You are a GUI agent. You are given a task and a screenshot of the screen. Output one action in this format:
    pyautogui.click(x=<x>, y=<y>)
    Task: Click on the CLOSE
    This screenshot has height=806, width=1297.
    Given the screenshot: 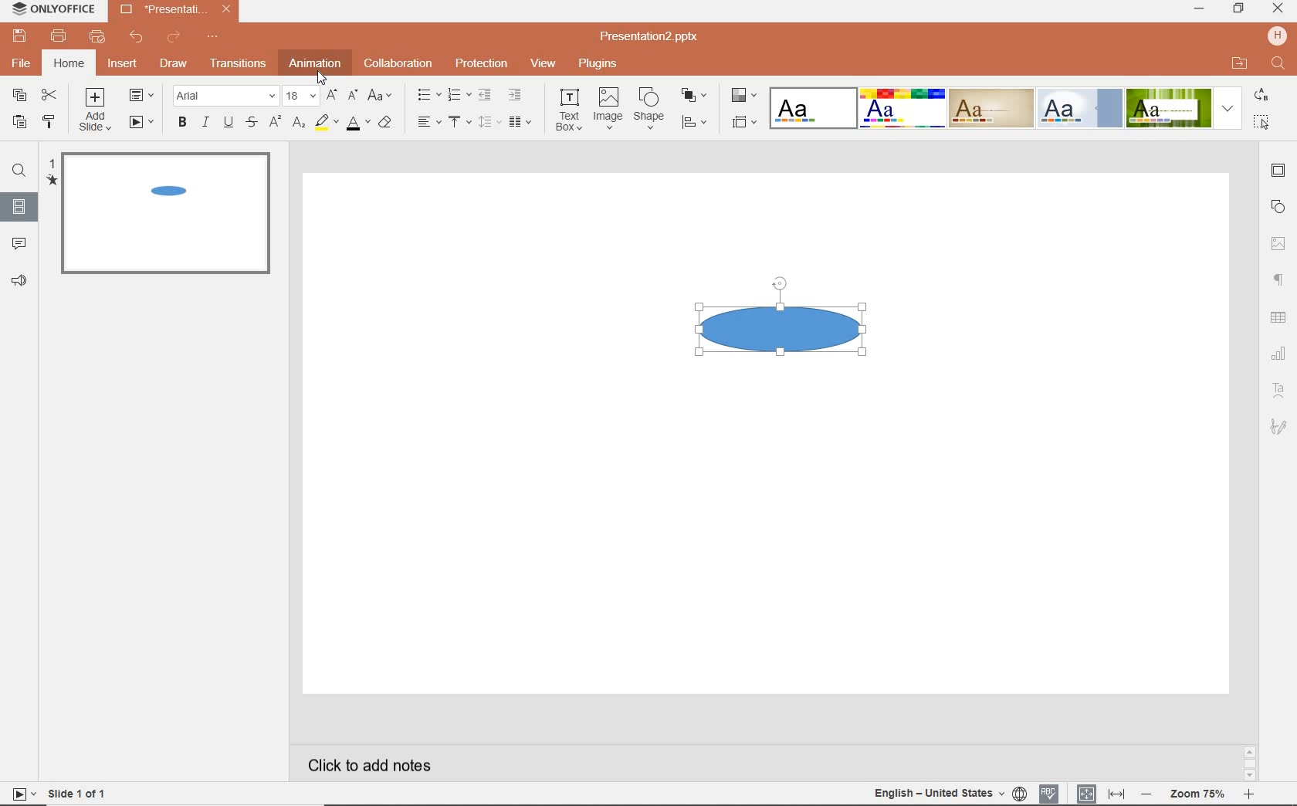 What is the action you would take?
    pyautogui.click(x=1277, y=9)
    